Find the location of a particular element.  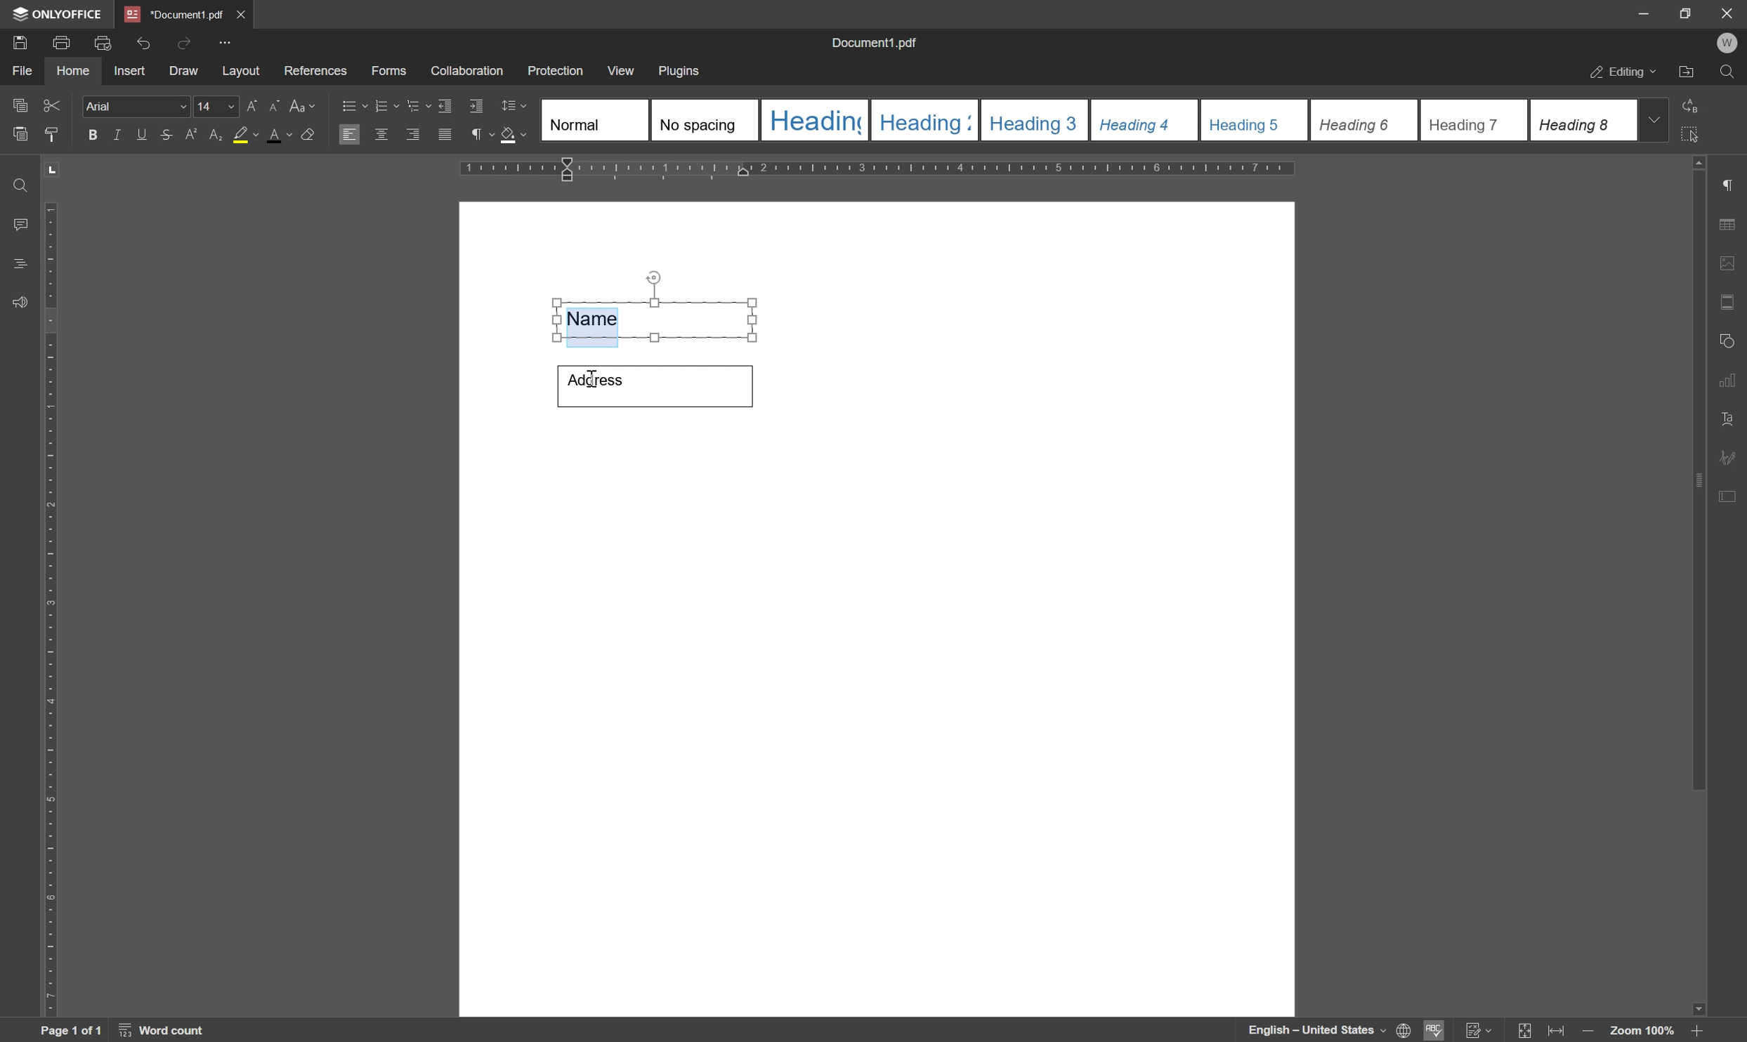

references is located at coordinates (315, 71).